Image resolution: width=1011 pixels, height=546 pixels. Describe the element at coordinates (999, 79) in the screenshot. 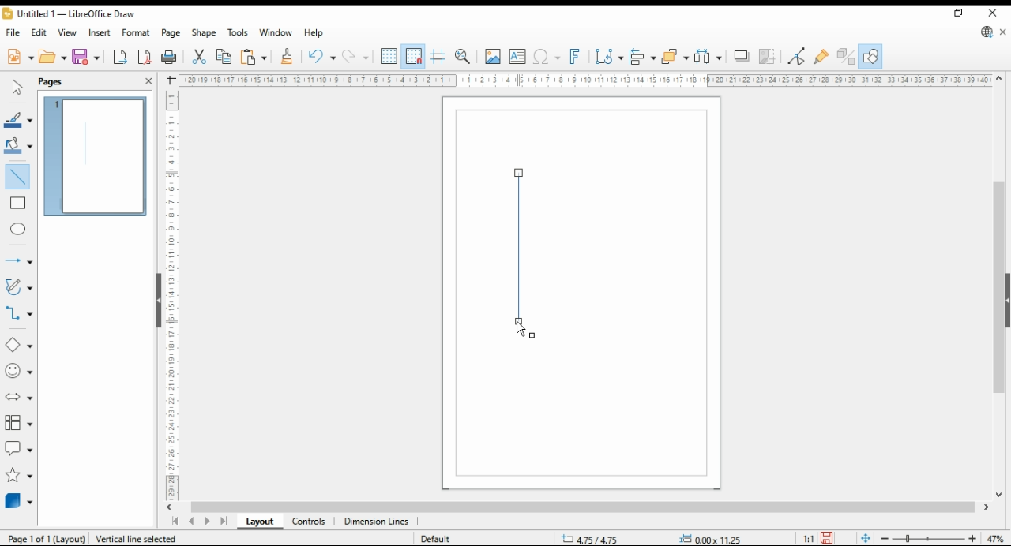

I see `move up` at that location.